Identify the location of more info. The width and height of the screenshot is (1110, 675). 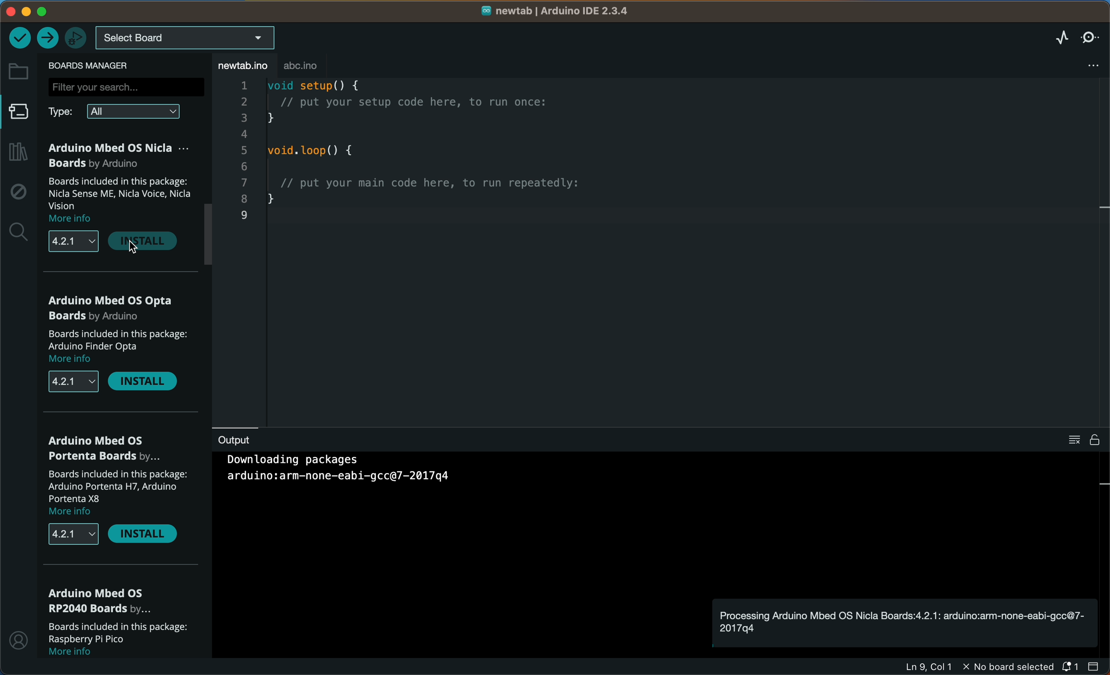
(75, 512).